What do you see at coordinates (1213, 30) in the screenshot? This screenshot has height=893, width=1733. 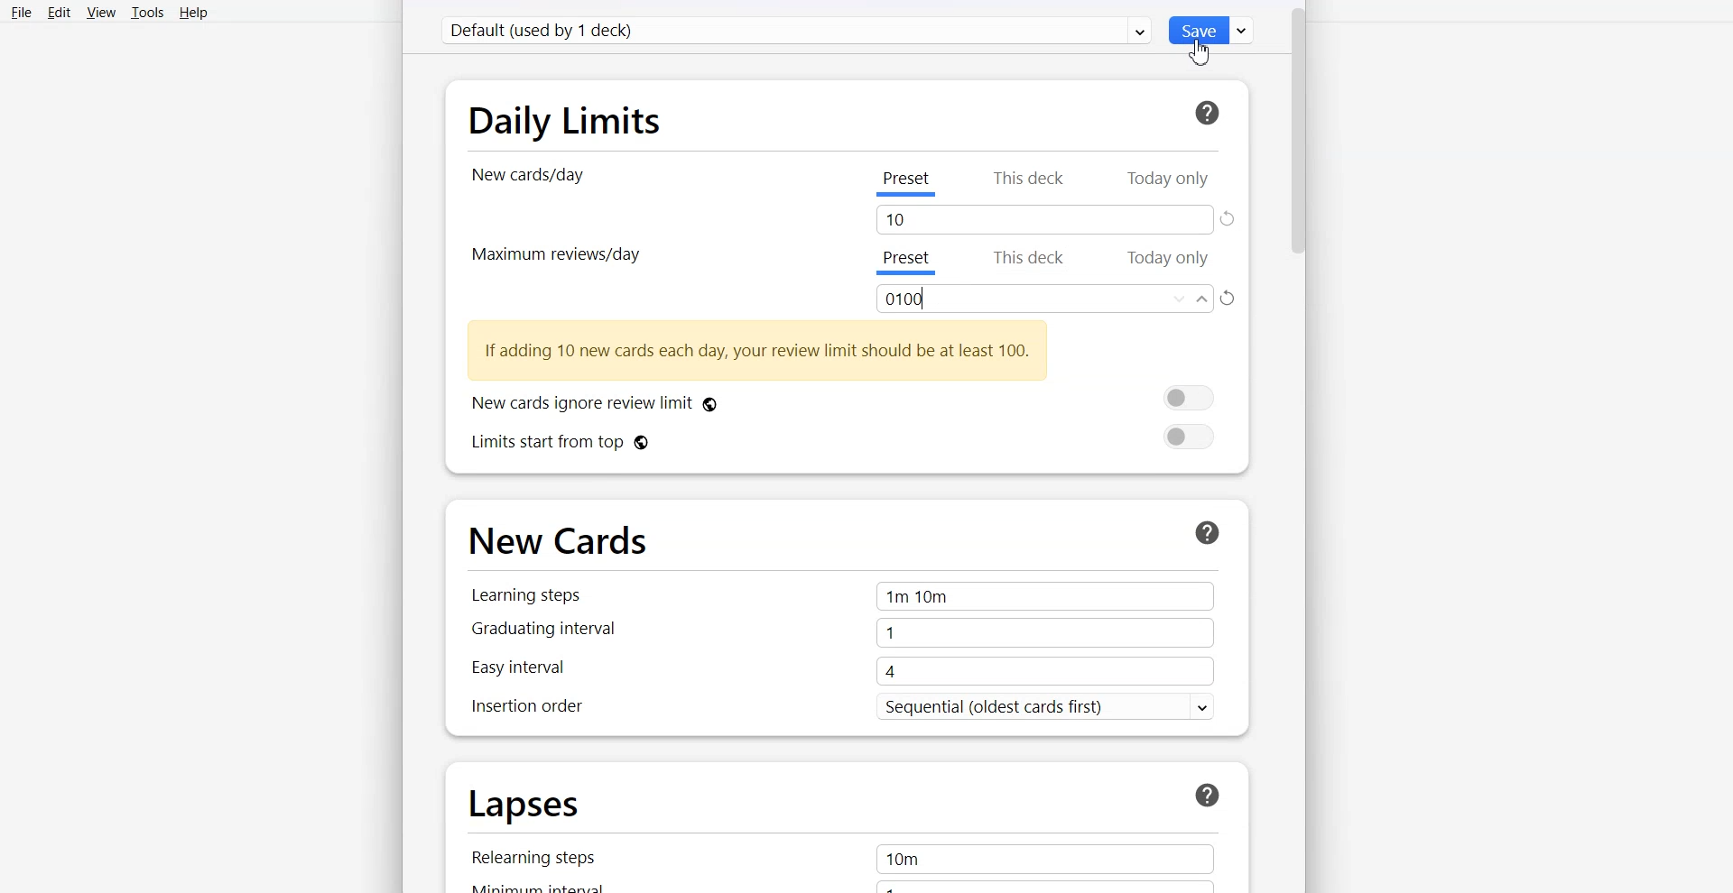 I see `Save` at bounding box center [1213, 30].